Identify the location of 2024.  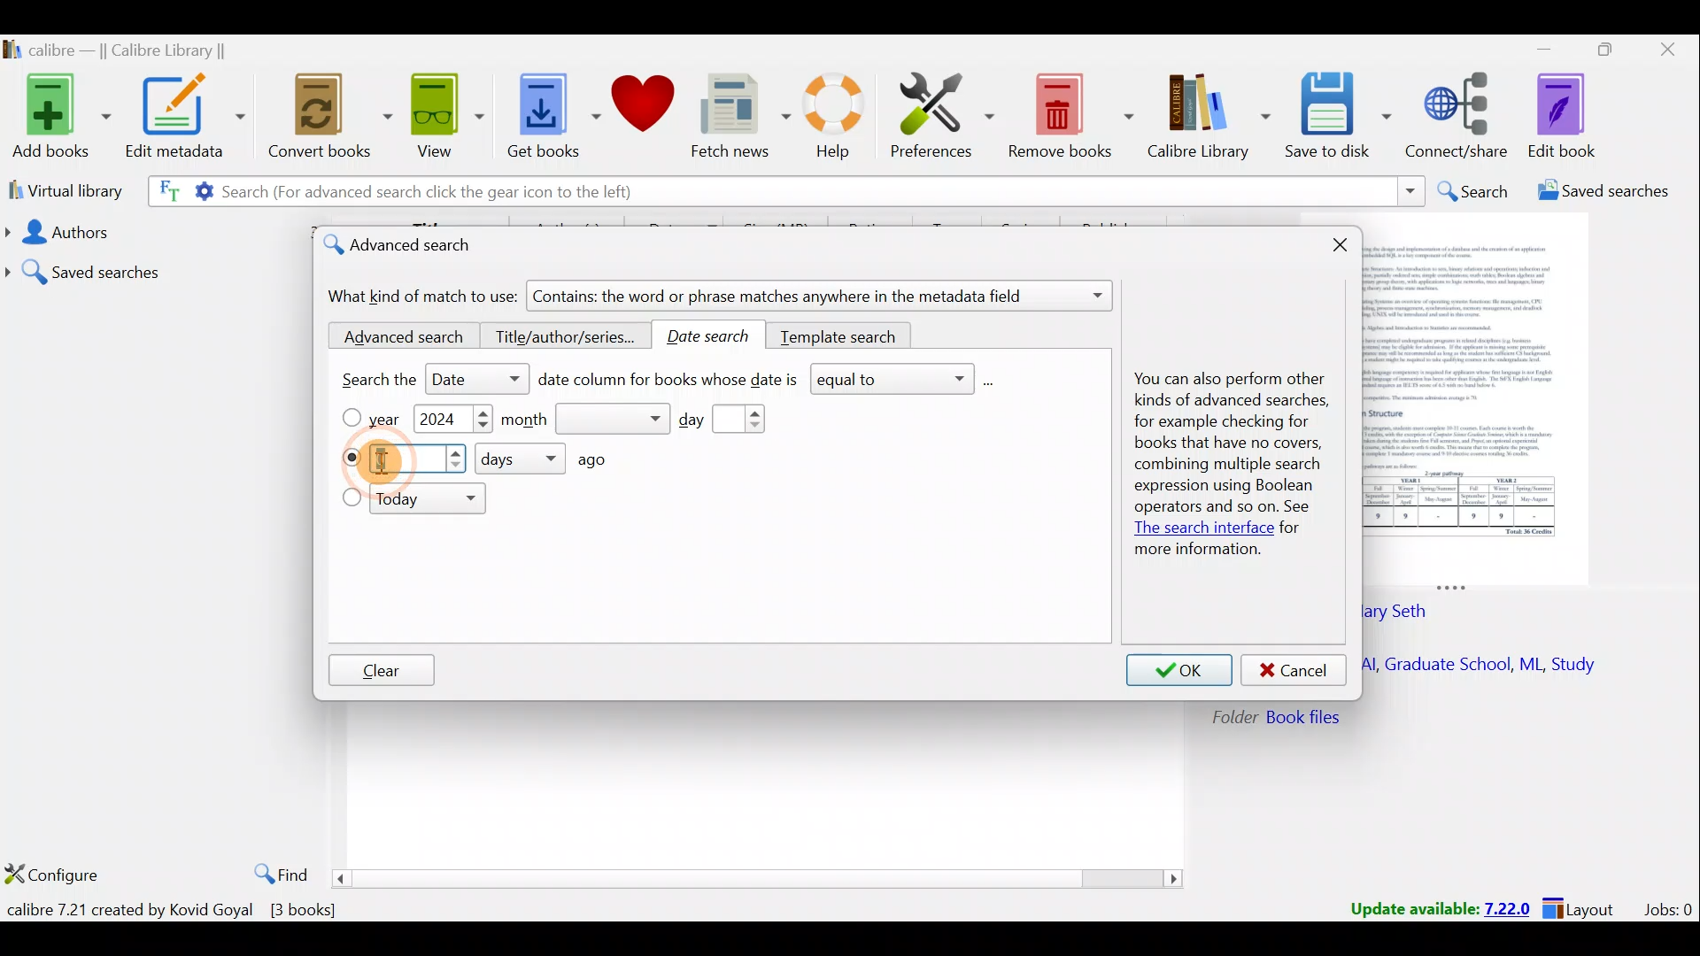
(439, 421).